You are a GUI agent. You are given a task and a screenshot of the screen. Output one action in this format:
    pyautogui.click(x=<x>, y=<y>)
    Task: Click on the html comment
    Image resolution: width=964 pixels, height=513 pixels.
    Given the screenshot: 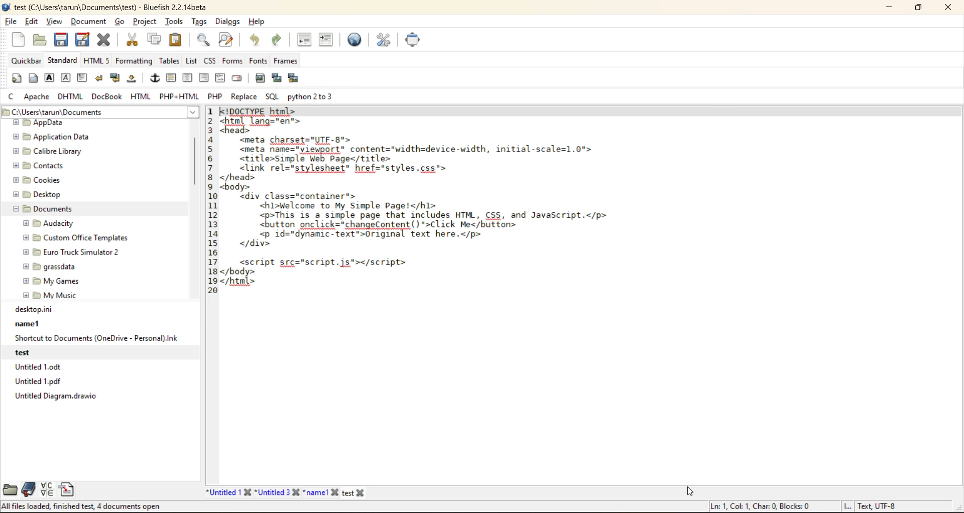 What is the action you would take?
    pyautogui.click(x=220, y=78)
    